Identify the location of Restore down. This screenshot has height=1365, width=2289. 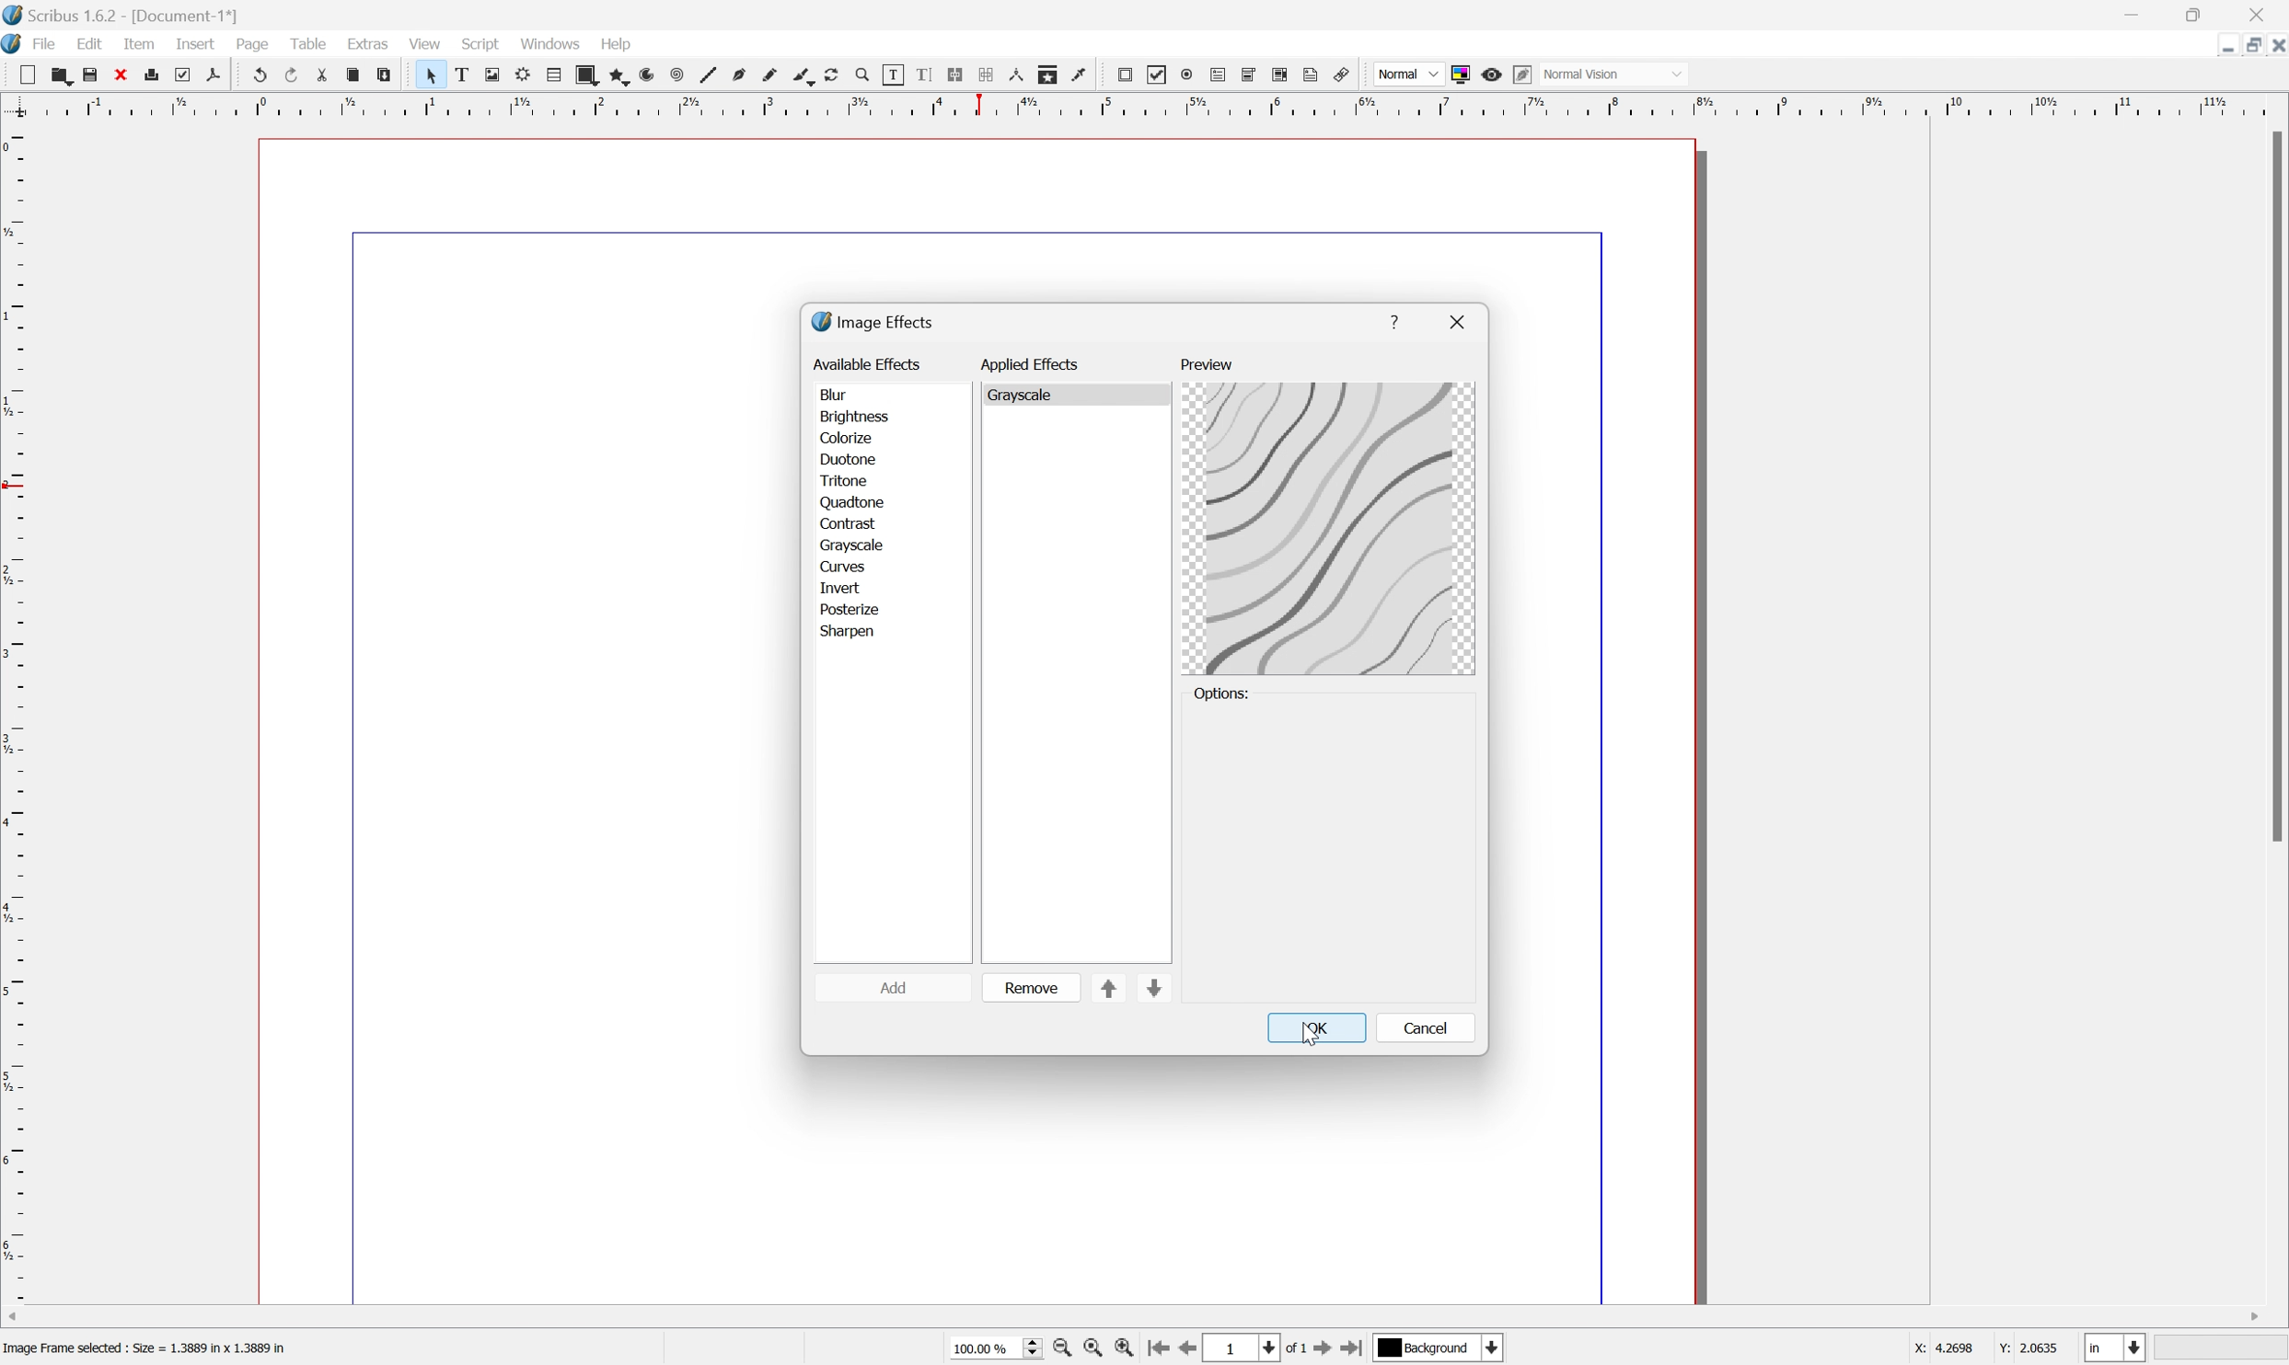
(2199, 16).